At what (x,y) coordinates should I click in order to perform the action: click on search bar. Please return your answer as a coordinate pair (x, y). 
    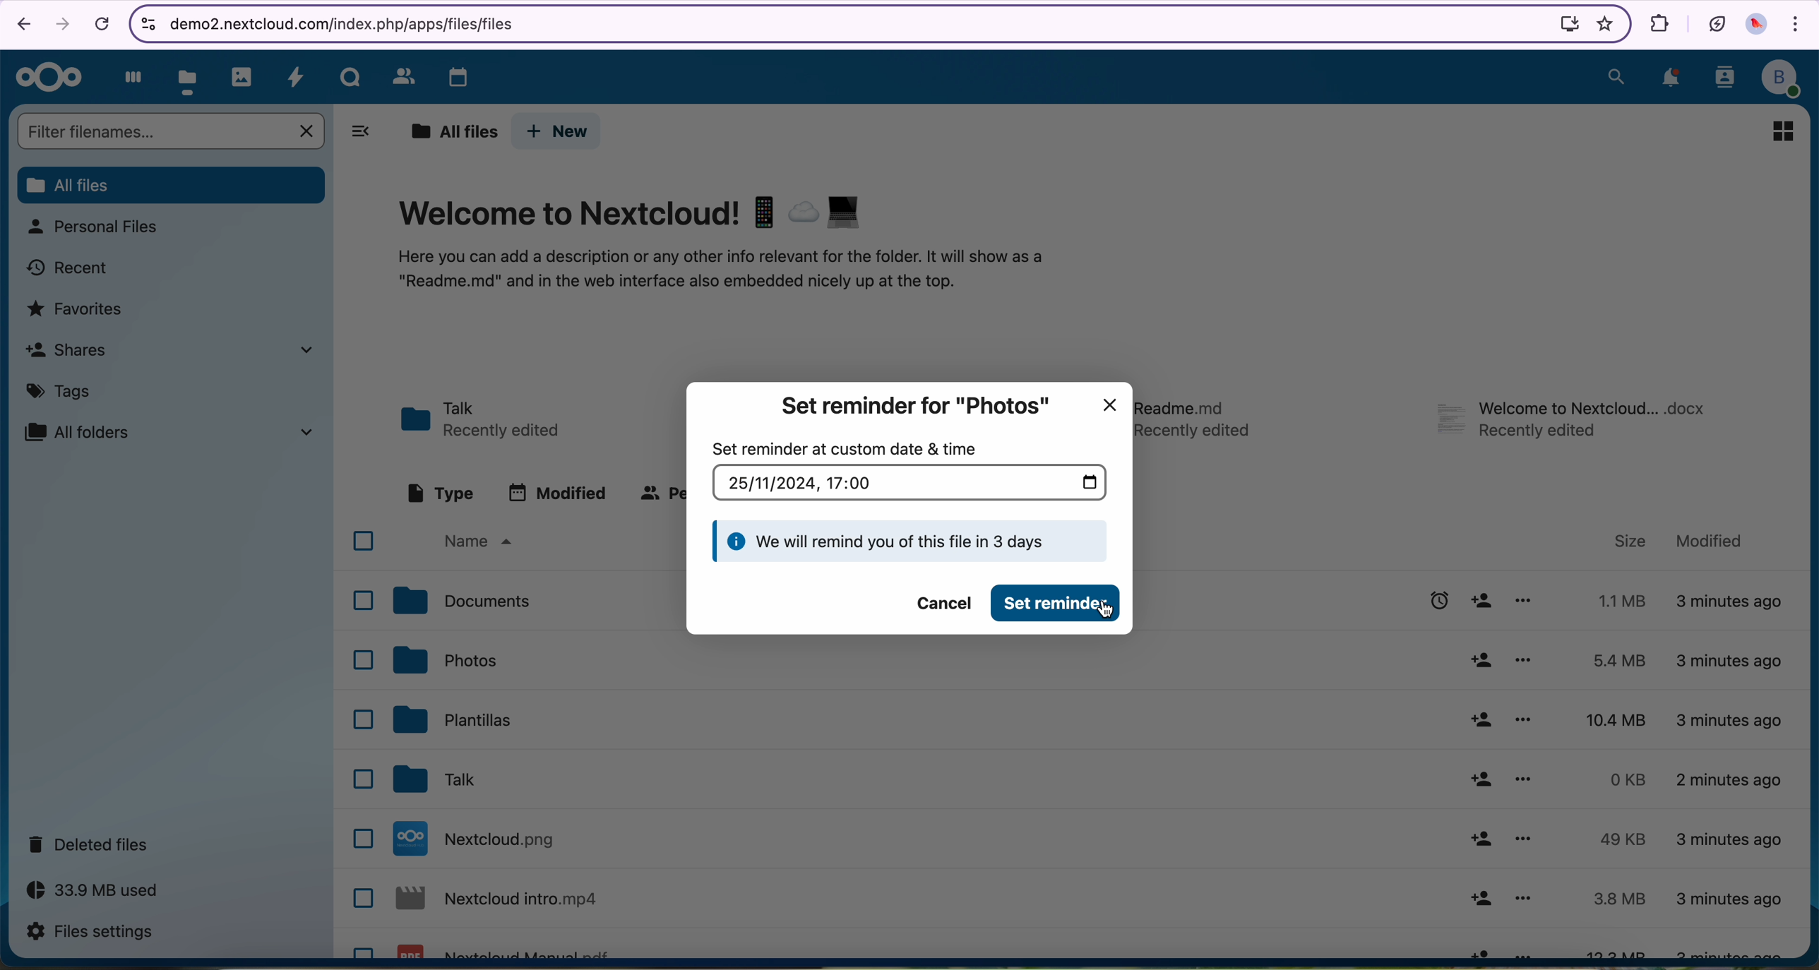
    Looking at the image, I should click on (168, 130).